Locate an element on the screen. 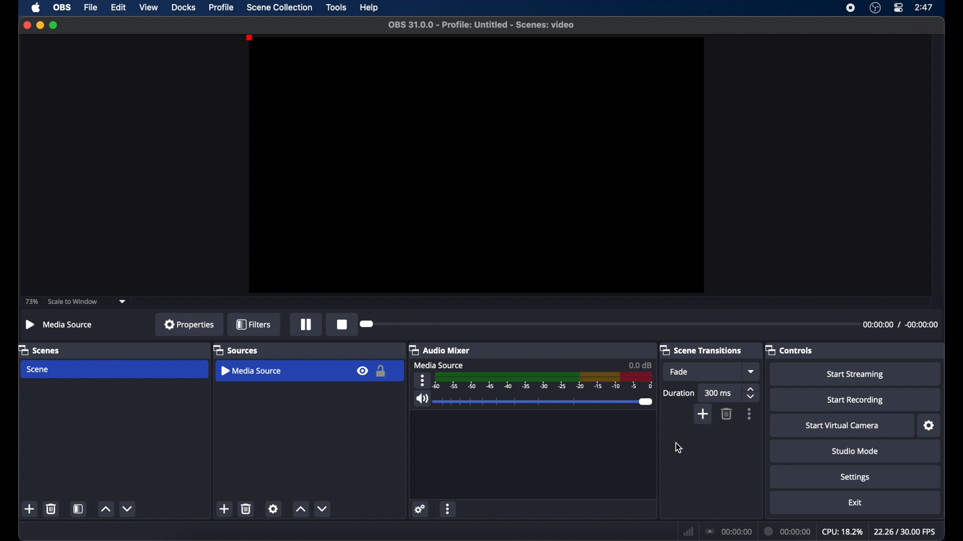 The height and width of the screenshot is (541, 963). more options is located at coordinates (423, 380).